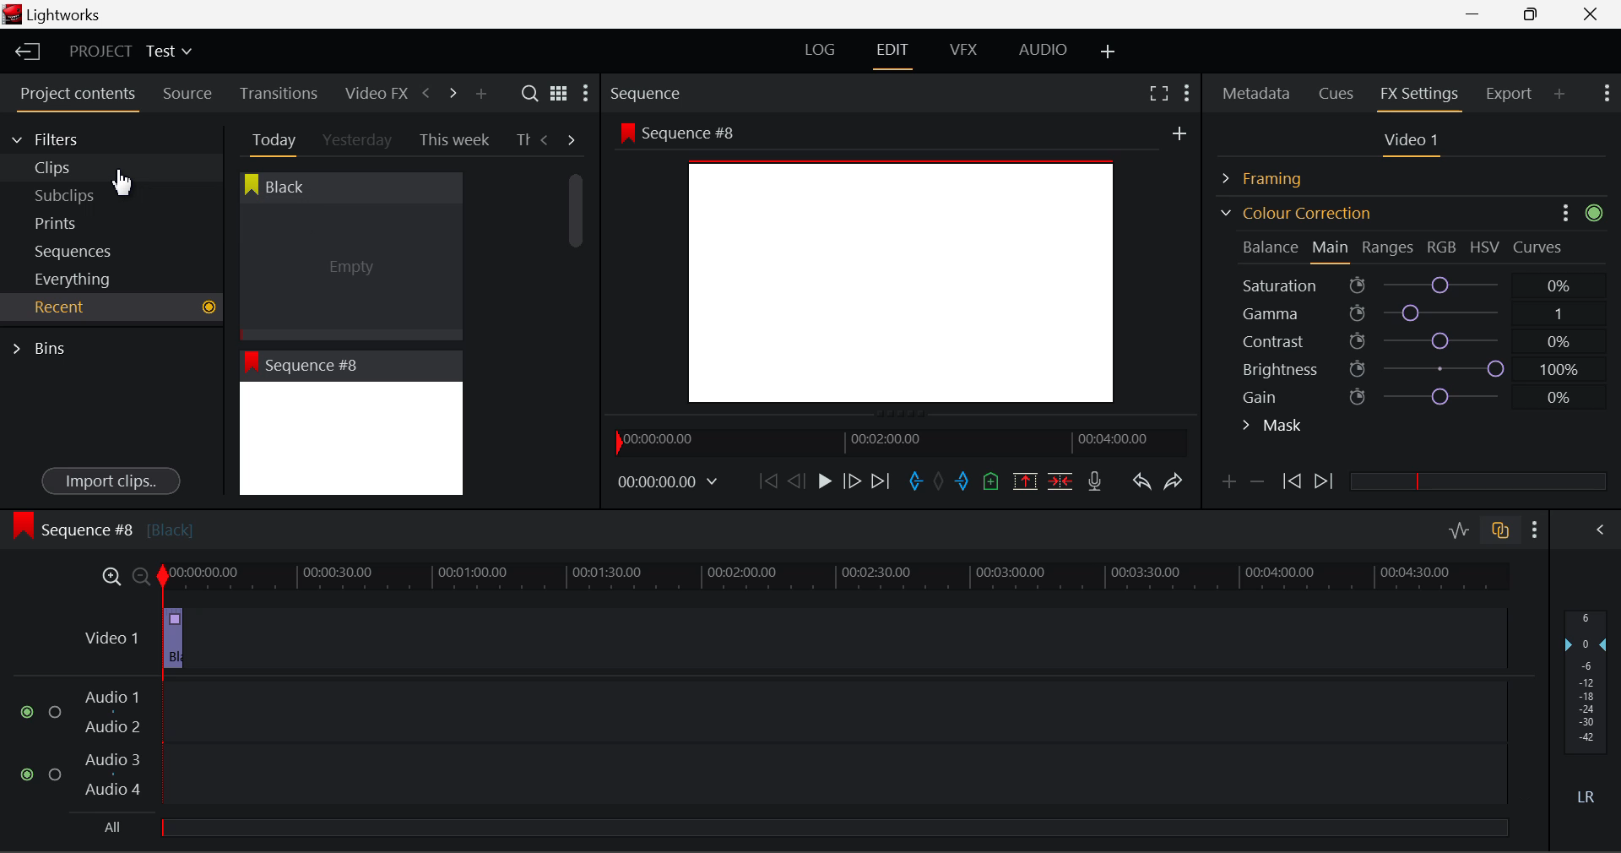  Describe the element at coordinates (450, 92) in the screenshot. I see `Next Panel` at that location.